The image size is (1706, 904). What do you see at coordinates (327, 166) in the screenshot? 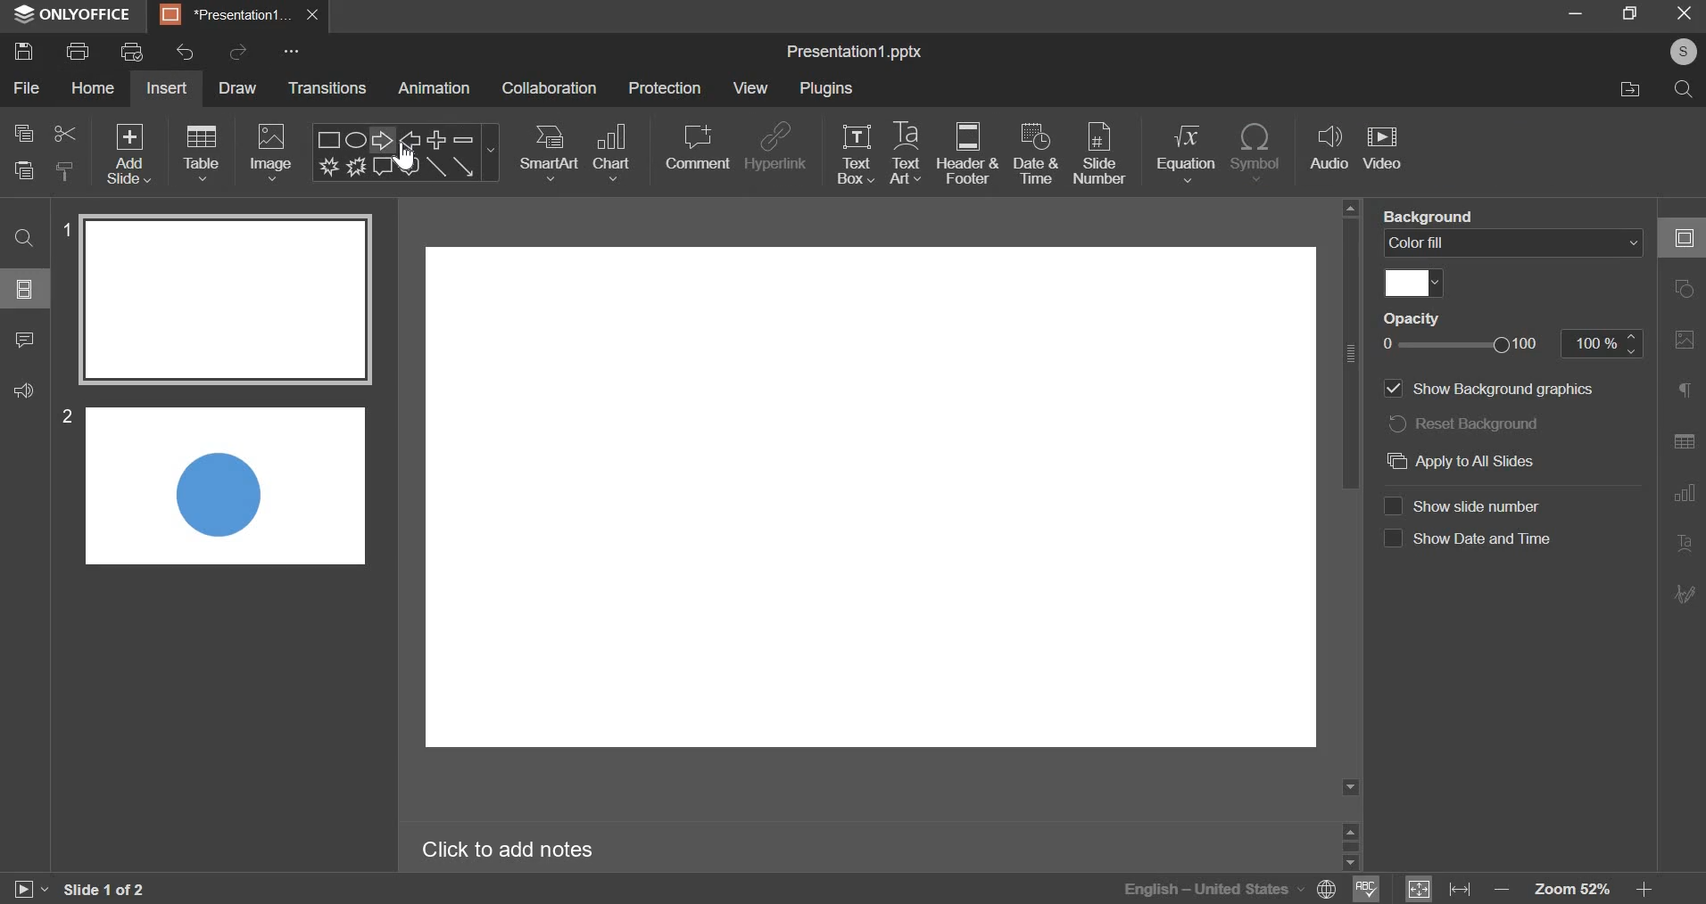
I see `Explosion 1` at bounding box center [327, 166].